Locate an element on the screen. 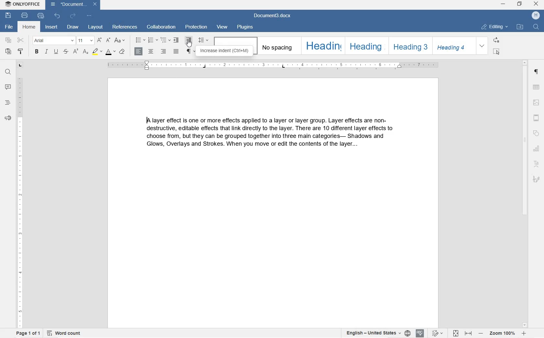  QUICK PRINT is located at coordinates (40, 16).